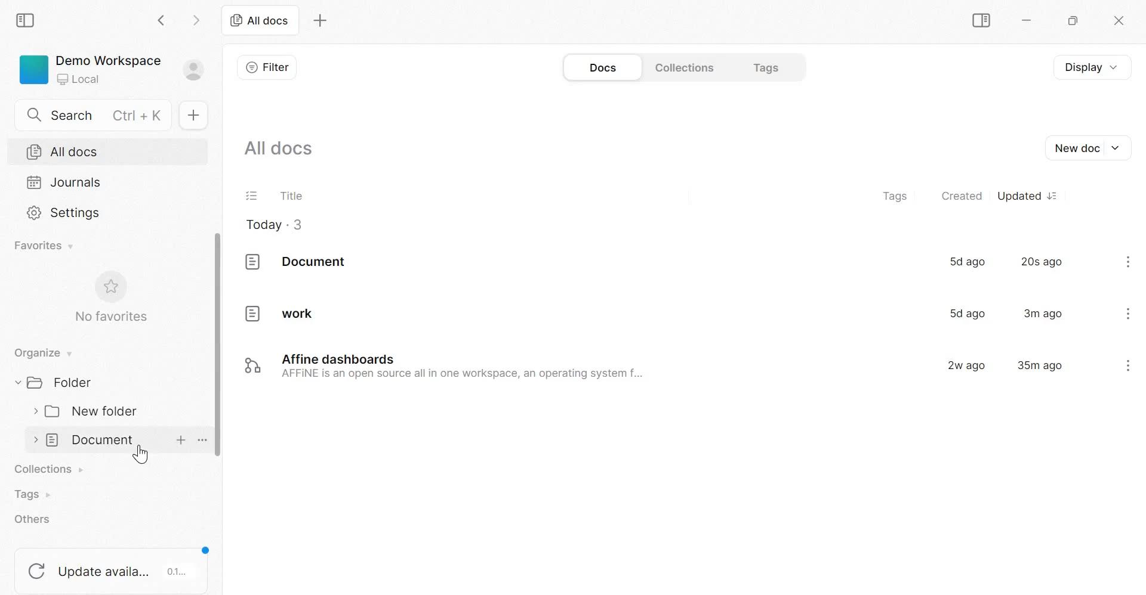  I want to click on scrollbar, so click(218, 348).